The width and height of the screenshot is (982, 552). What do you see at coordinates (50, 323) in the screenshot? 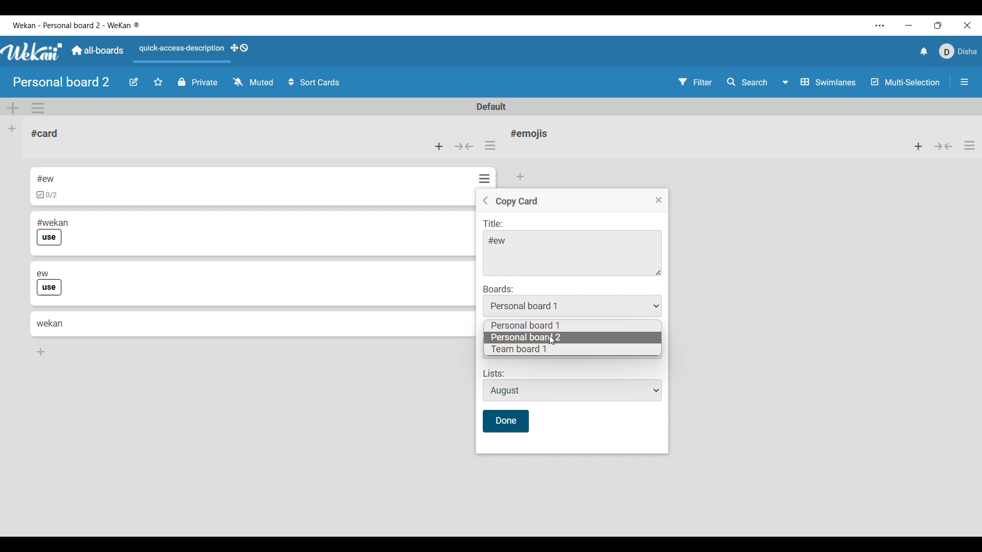
I see `Card 4` at bounding box center [50, 323].